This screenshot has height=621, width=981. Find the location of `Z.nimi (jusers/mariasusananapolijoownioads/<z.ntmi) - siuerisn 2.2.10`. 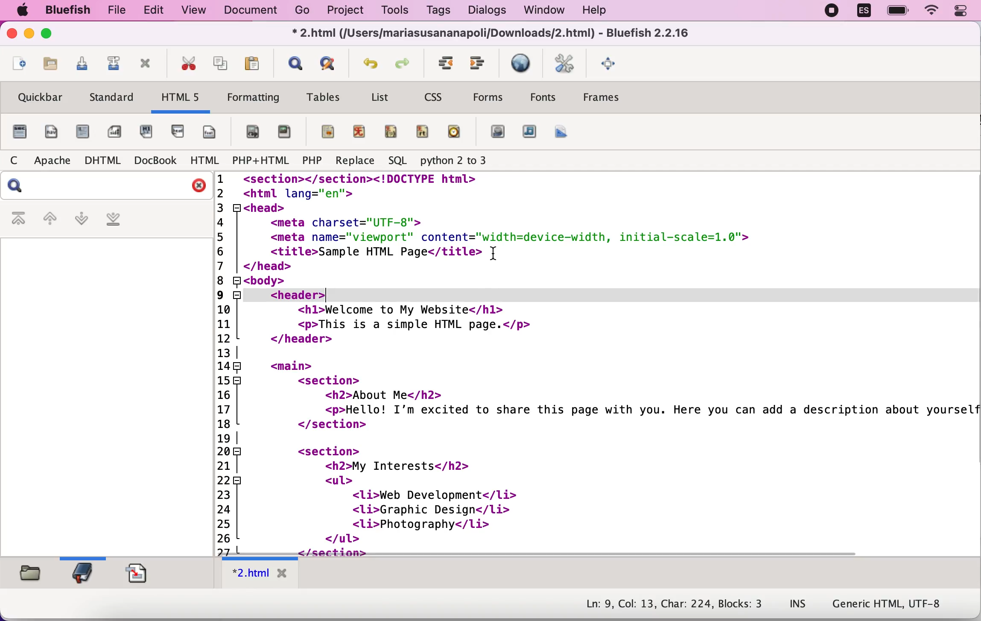

Z.nimi (jusers/mariasusananapolijoownioads/<z.ntmi) - siuerisn 2.2.10 is located at coordinates (493, 32).